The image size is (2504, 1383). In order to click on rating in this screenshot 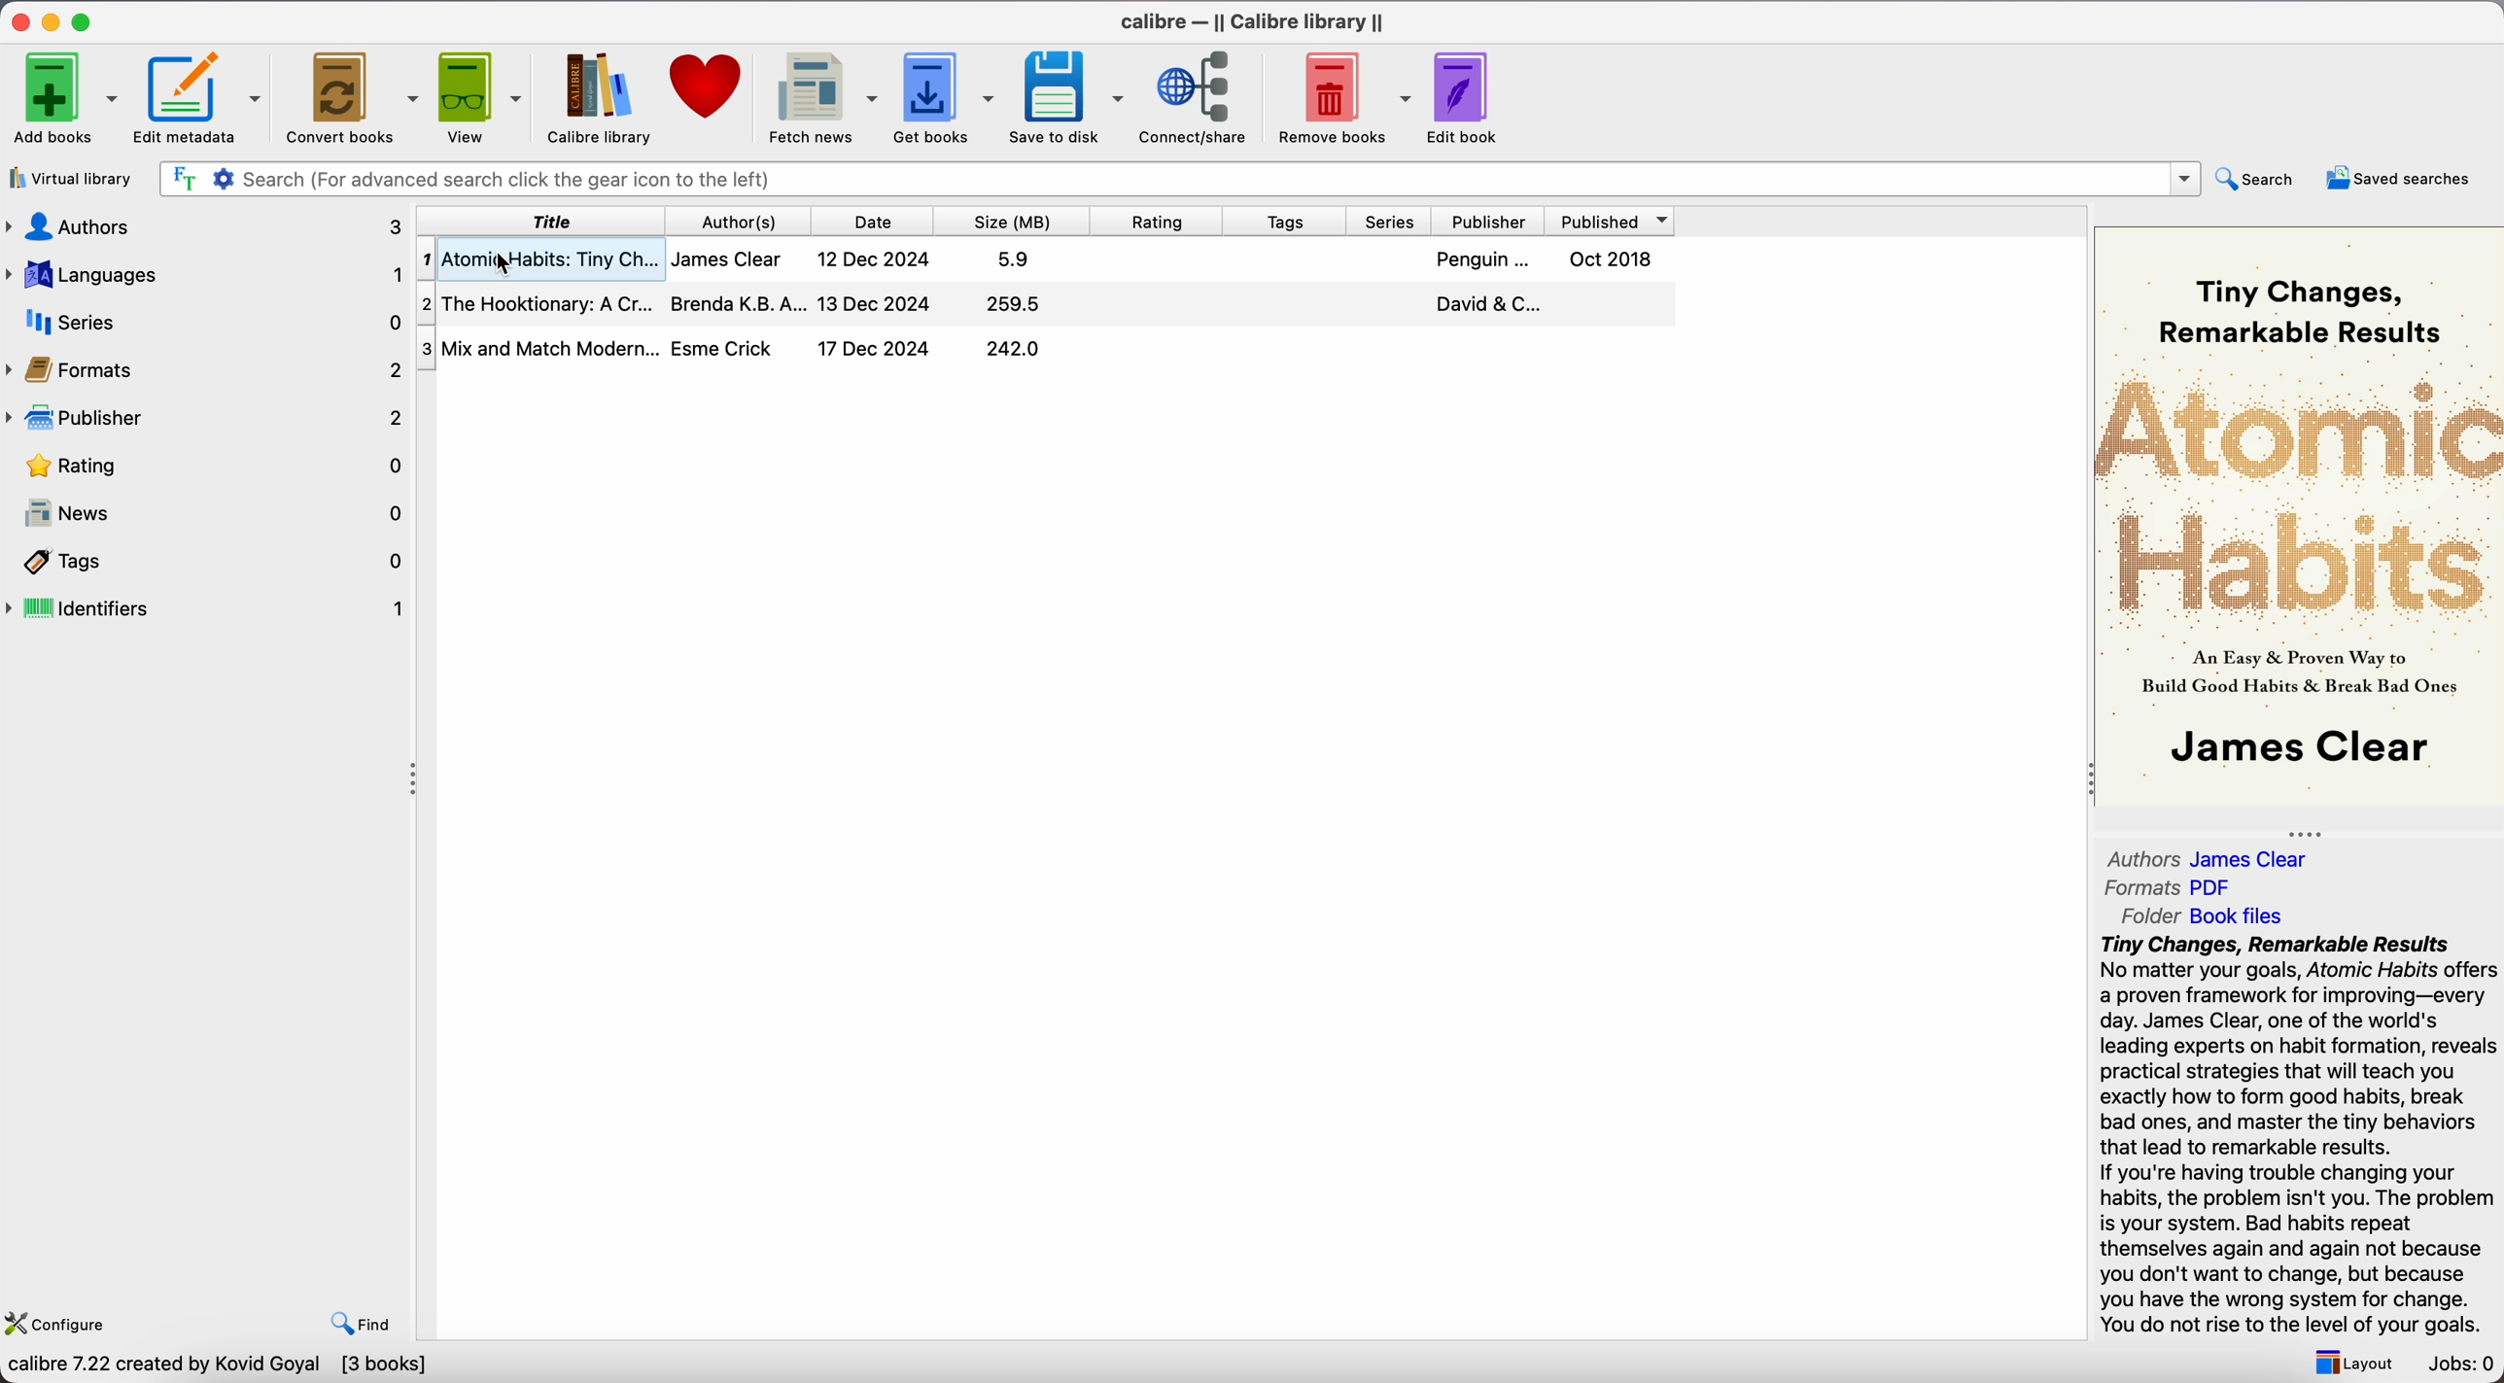, I will do `click(1158, 221)`.